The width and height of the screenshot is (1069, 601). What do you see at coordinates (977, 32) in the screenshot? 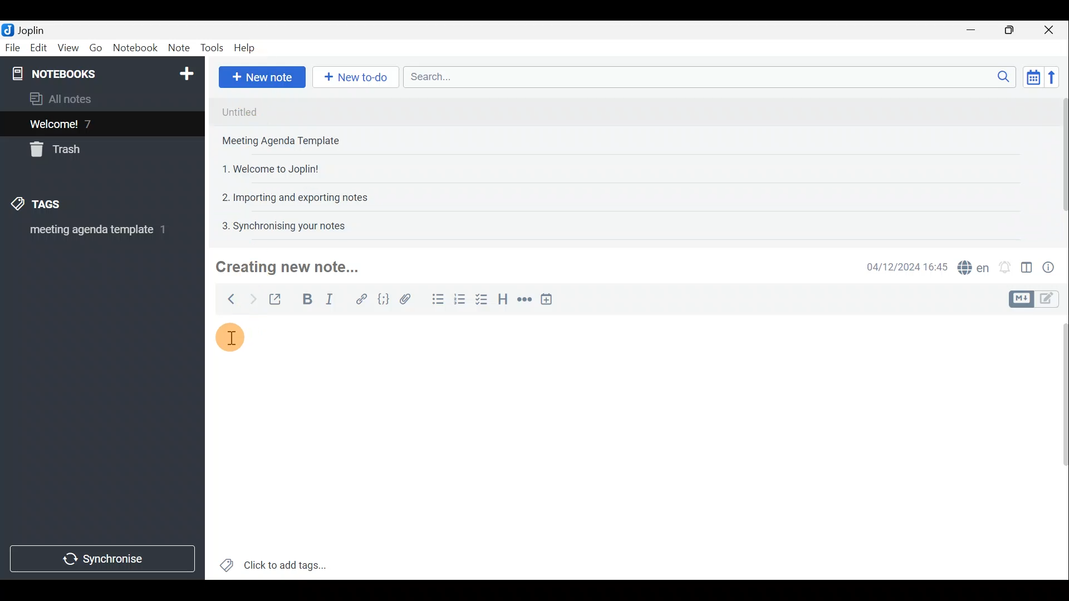
I see `Minimise` at bounding box center [977, 32].